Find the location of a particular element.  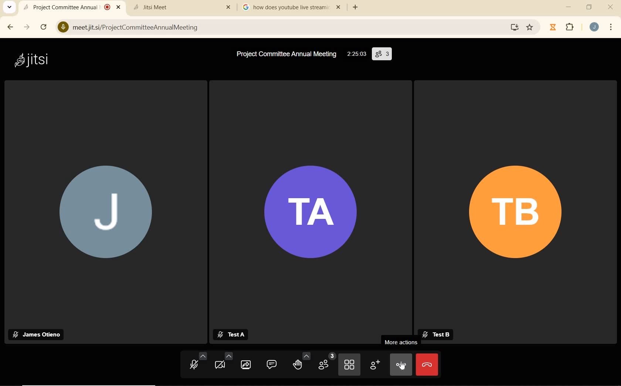

start screen sharing is located at coordinates (247, 365).